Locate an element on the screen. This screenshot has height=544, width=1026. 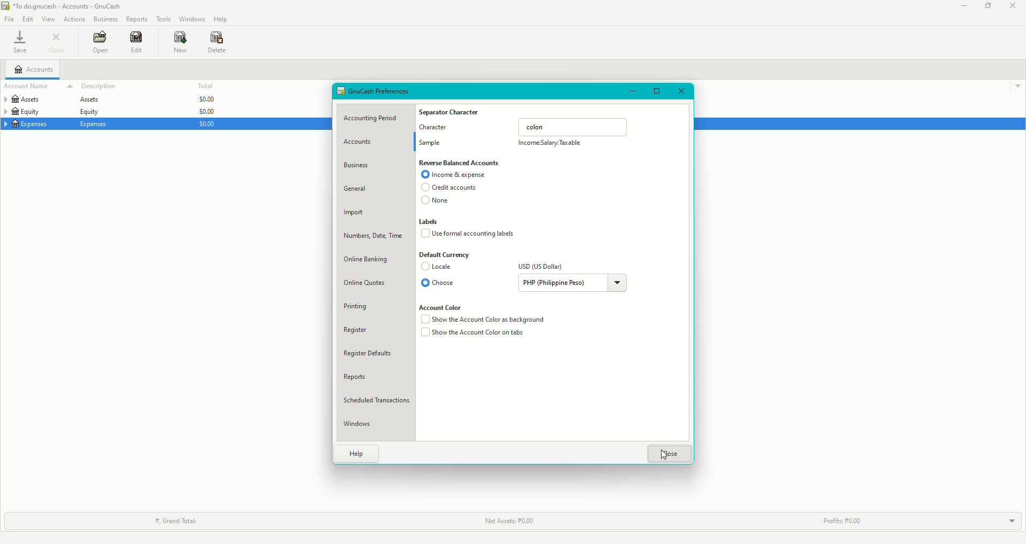
Account Color is located at coordinates (445, 306).